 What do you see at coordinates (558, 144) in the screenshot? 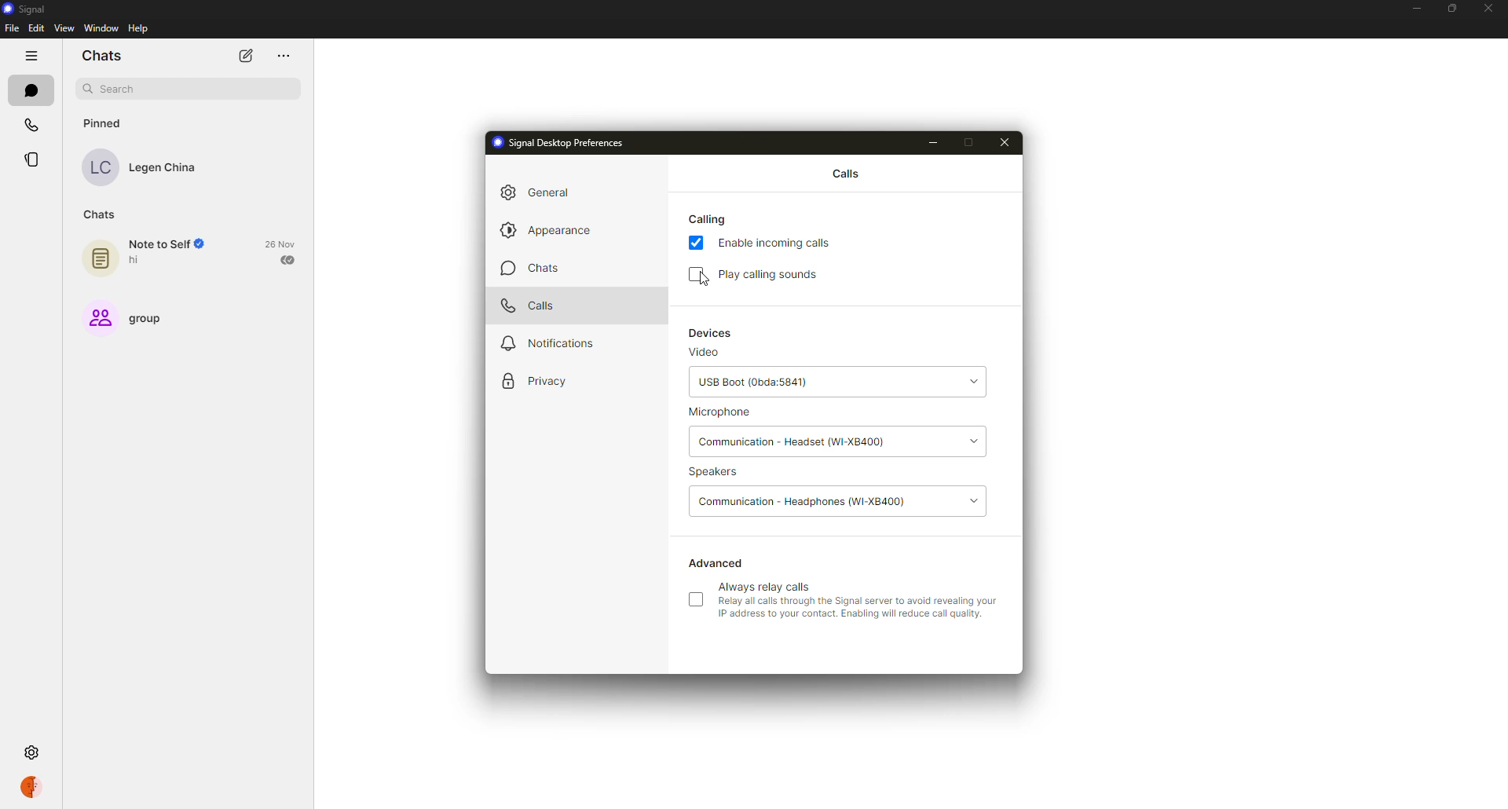
I see `signal desktop preferences` at bounding box center [558, 144].